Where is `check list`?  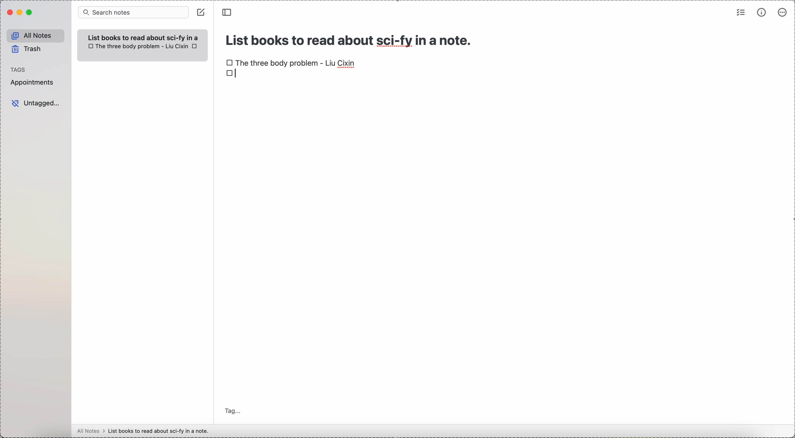 check list is located at coordinates (741, 12).